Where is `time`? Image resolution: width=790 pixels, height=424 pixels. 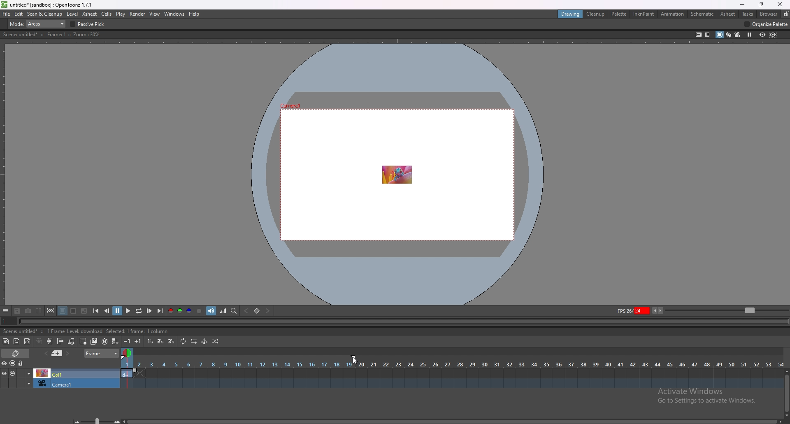
time is located at coordinates (452, 364).